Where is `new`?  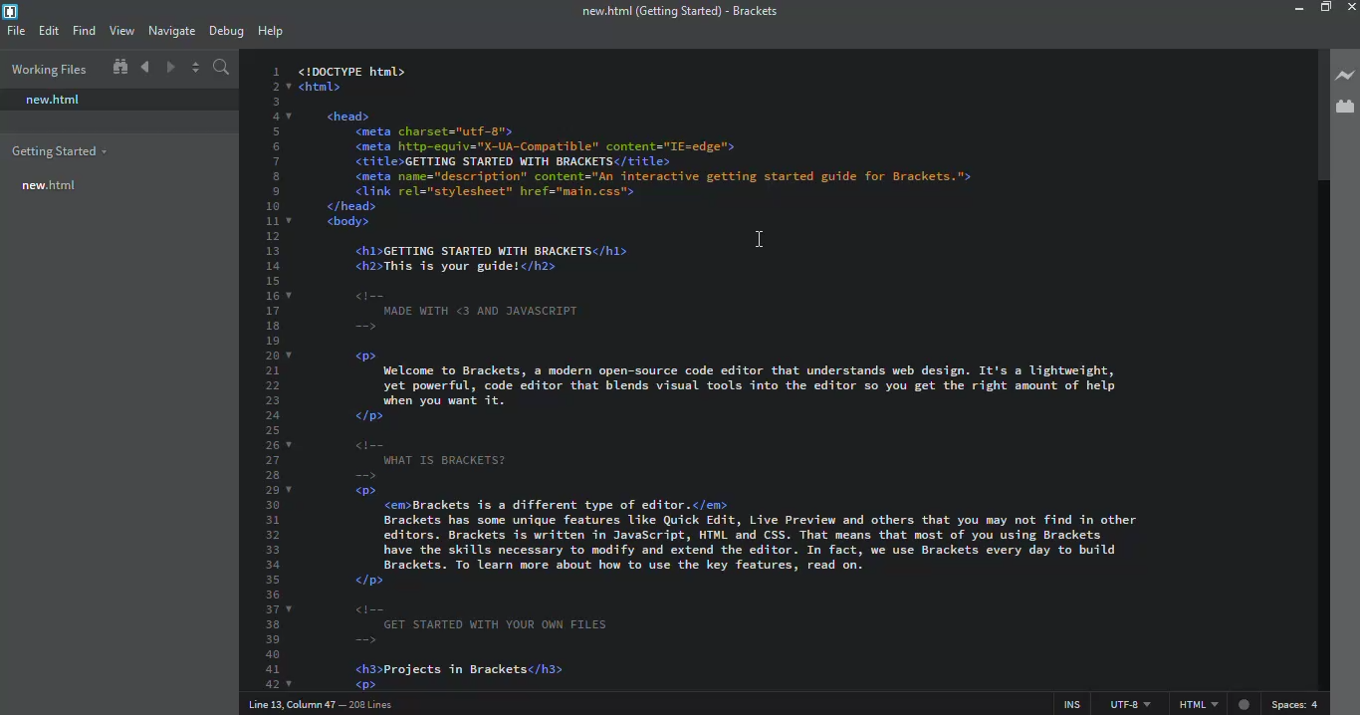
new is located at coordinates (56, 100).